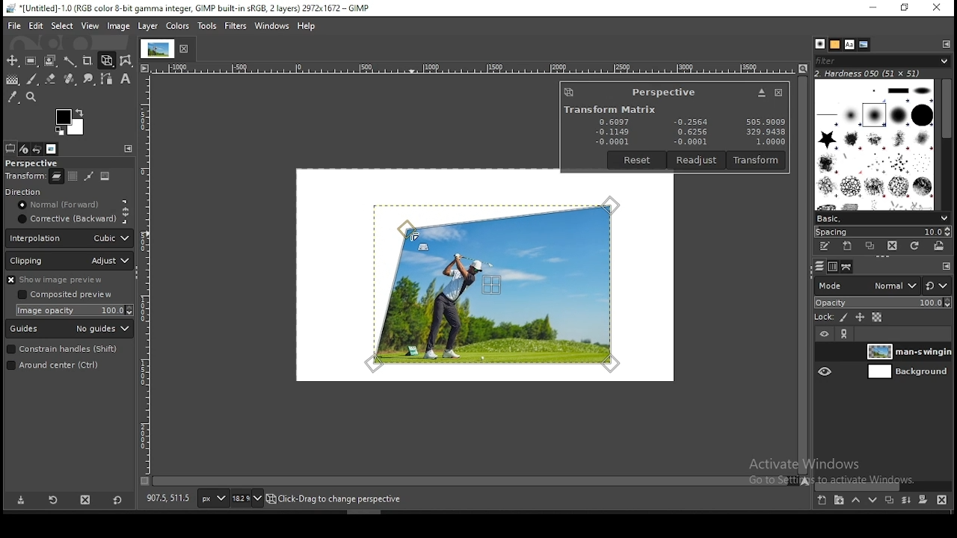 This screenshot has width=957, height=538. Describe the element at coordinates (858, 318) in the screenshot. I see `lock size and position` at that location.